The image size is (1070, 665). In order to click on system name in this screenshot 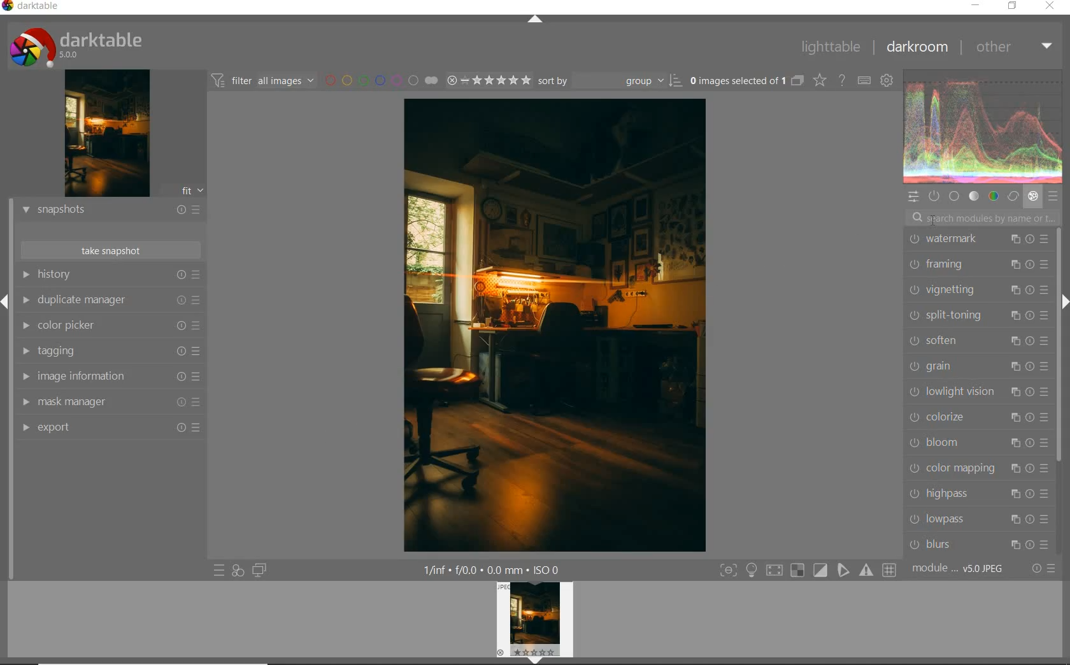, I will do `click(33, 7)`.